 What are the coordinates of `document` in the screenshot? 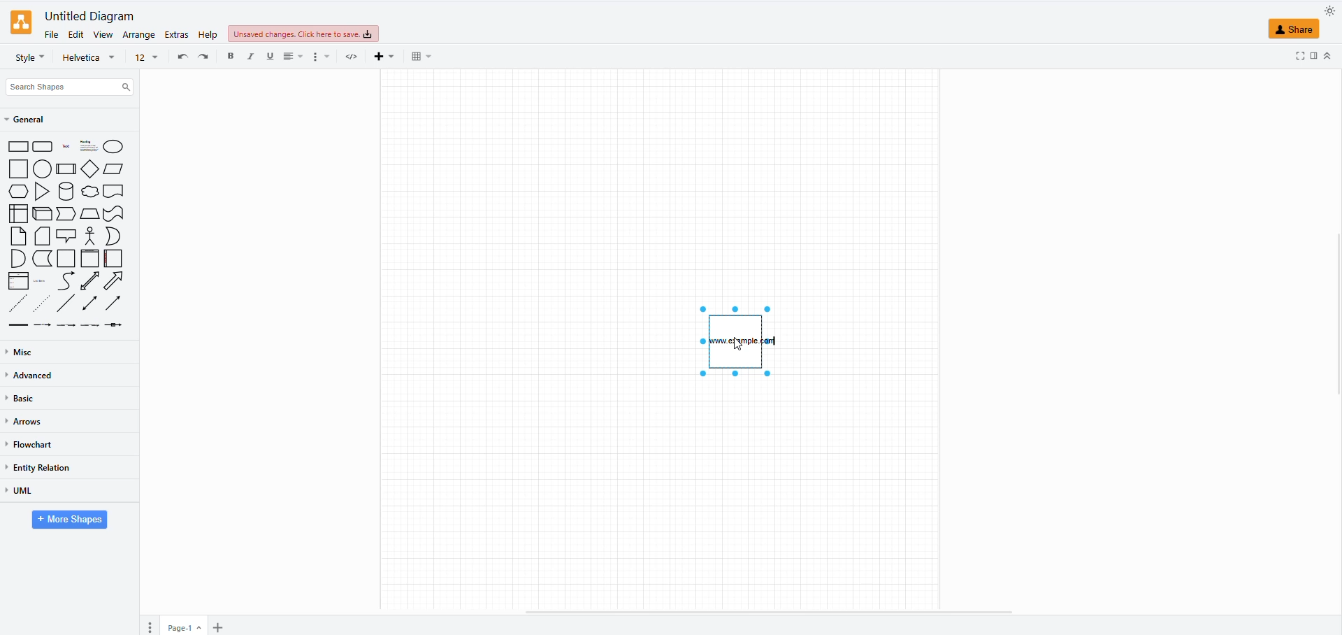 It's located at (115, 192).